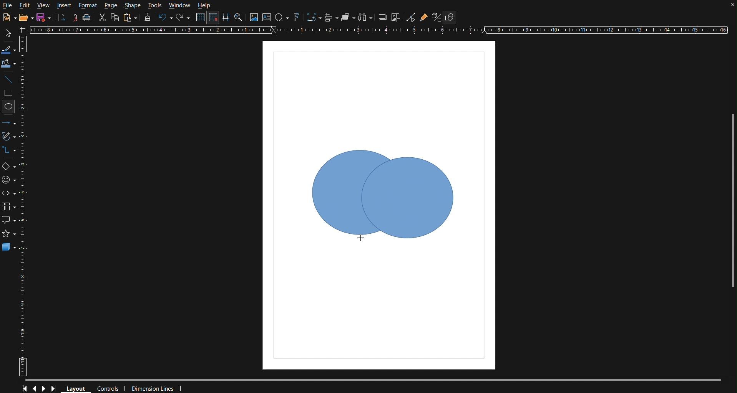 This screenshot has height=393, width=737. Describe the element at coordinates (10, 49) in the screenshot. I see `Line Color` at that location.